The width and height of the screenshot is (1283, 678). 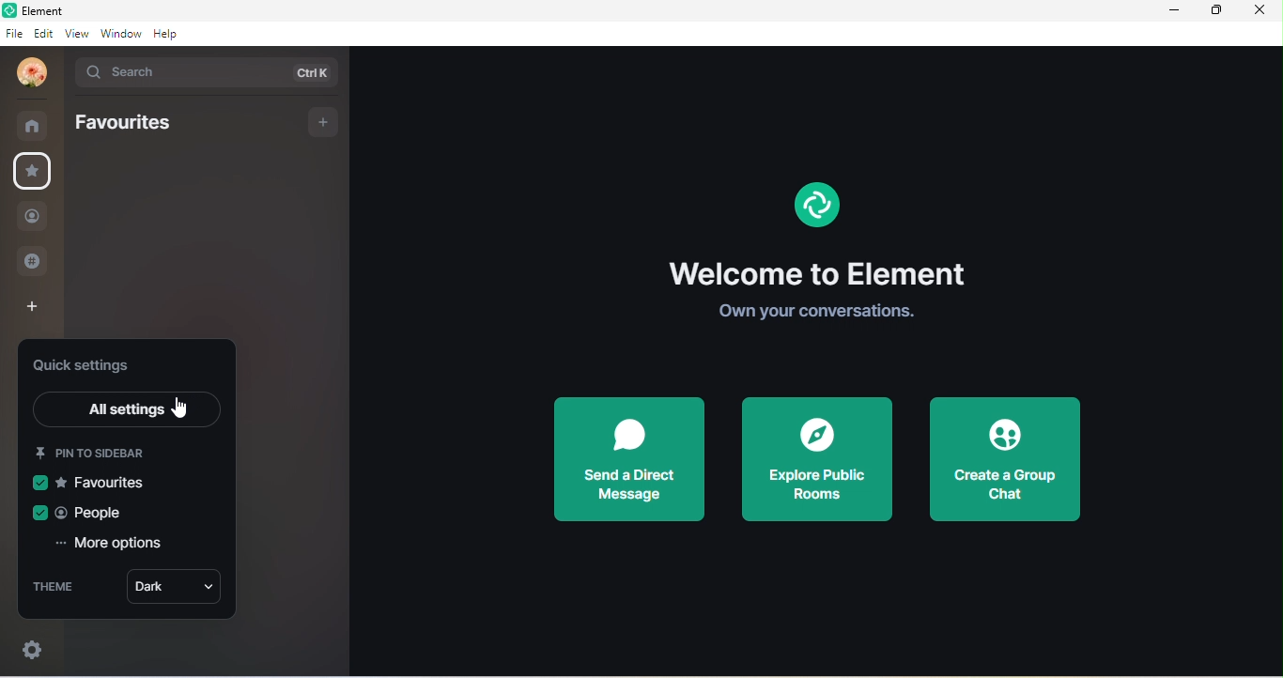 I want to click on file, so click(x=14, y=34).